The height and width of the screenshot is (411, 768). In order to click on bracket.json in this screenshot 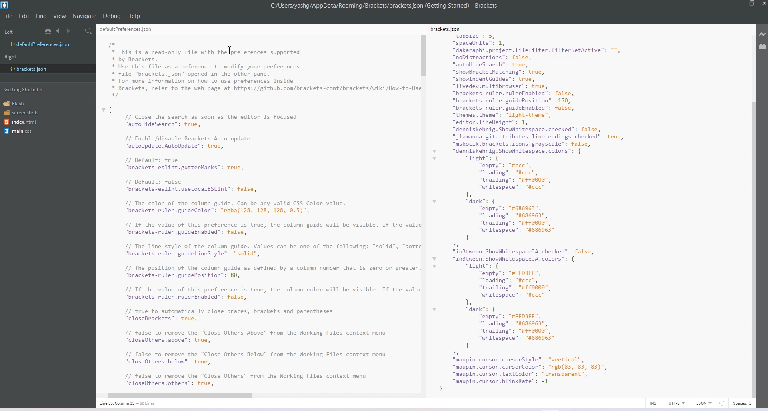, I will do `click(46, 68)`.